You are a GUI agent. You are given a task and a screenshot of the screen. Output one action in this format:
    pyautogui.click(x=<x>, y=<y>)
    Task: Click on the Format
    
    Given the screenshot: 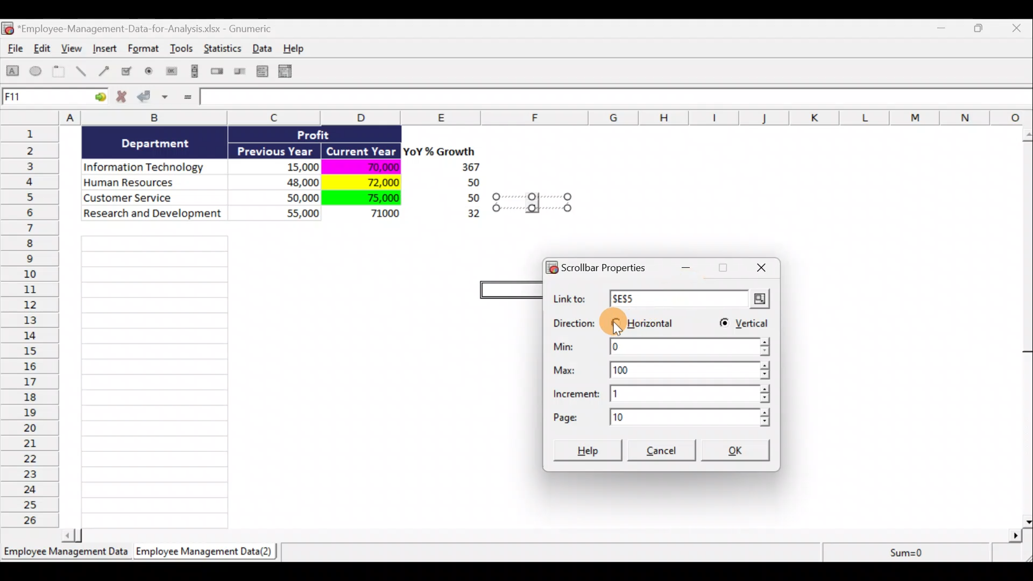 What is the action you would take?
    pyautogui.click(x=145, y=51)
    